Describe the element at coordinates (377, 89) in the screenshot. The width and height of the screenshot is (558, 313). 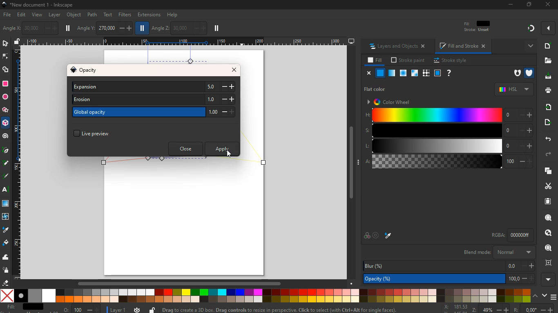
I see `flat color` at that location.